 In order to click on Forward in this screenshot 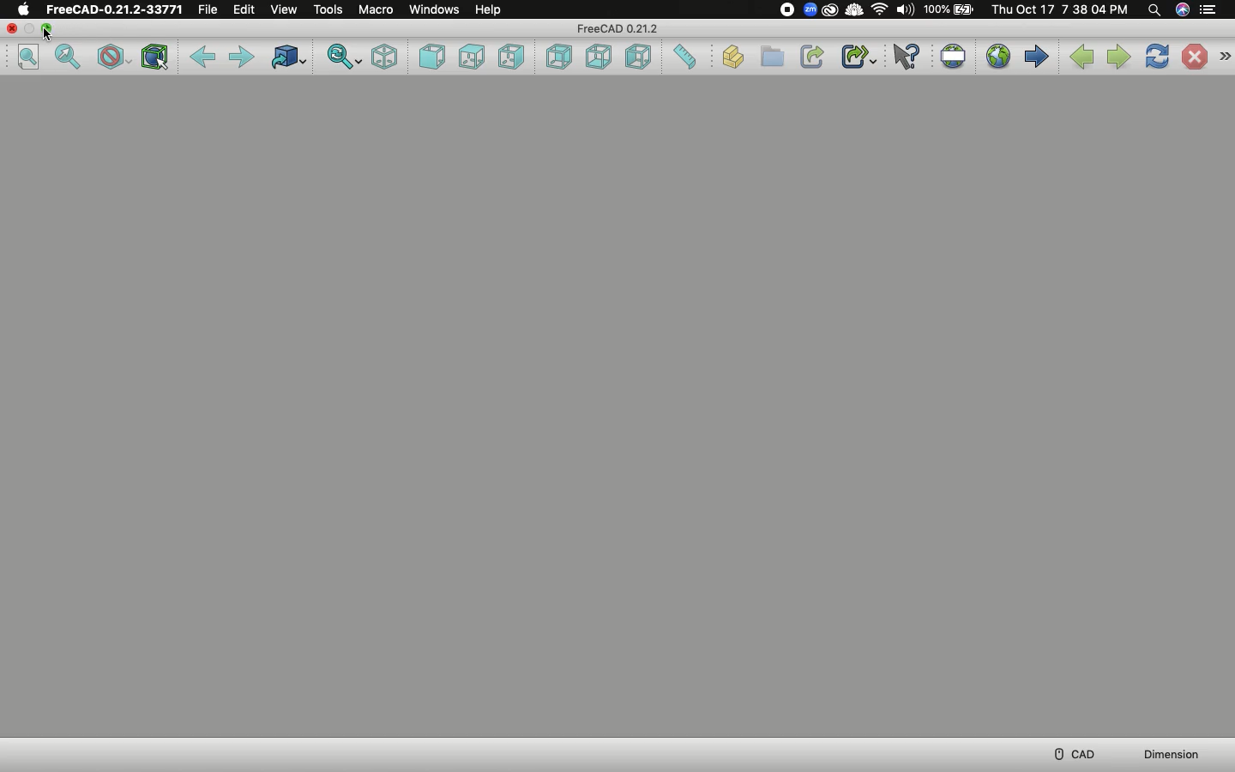, I will do `click(241, 57)`.